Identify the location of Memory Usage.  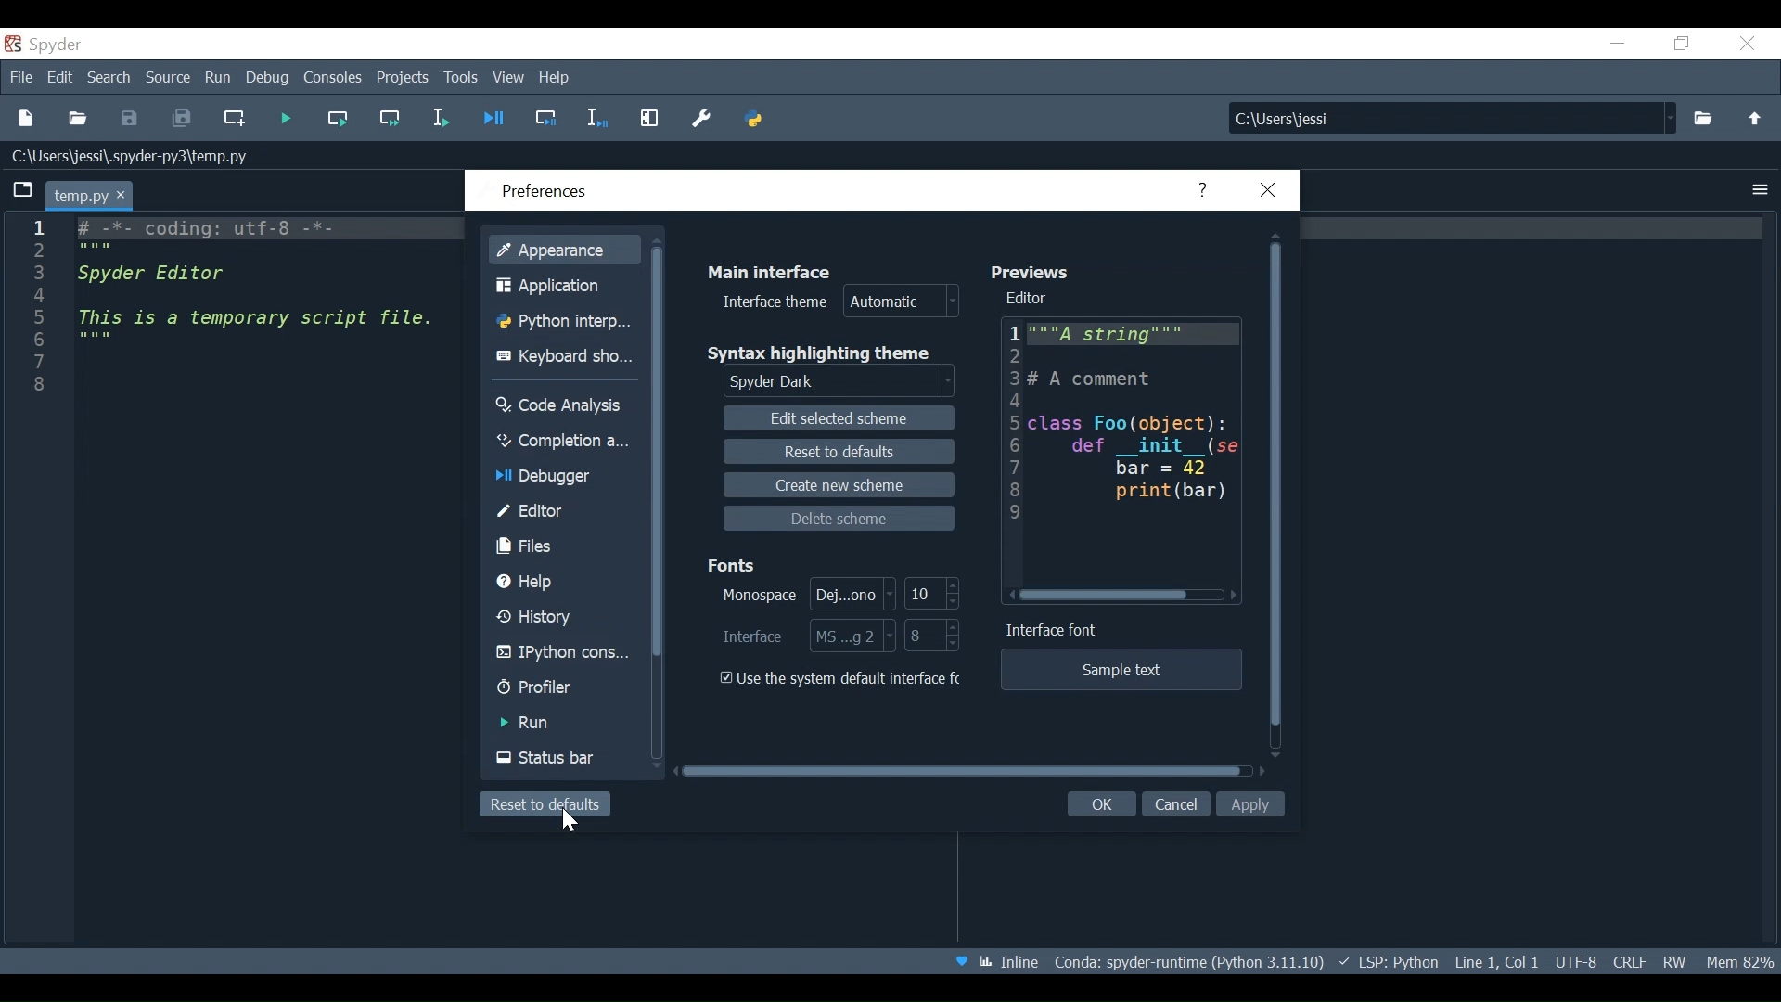
(1736, 961).